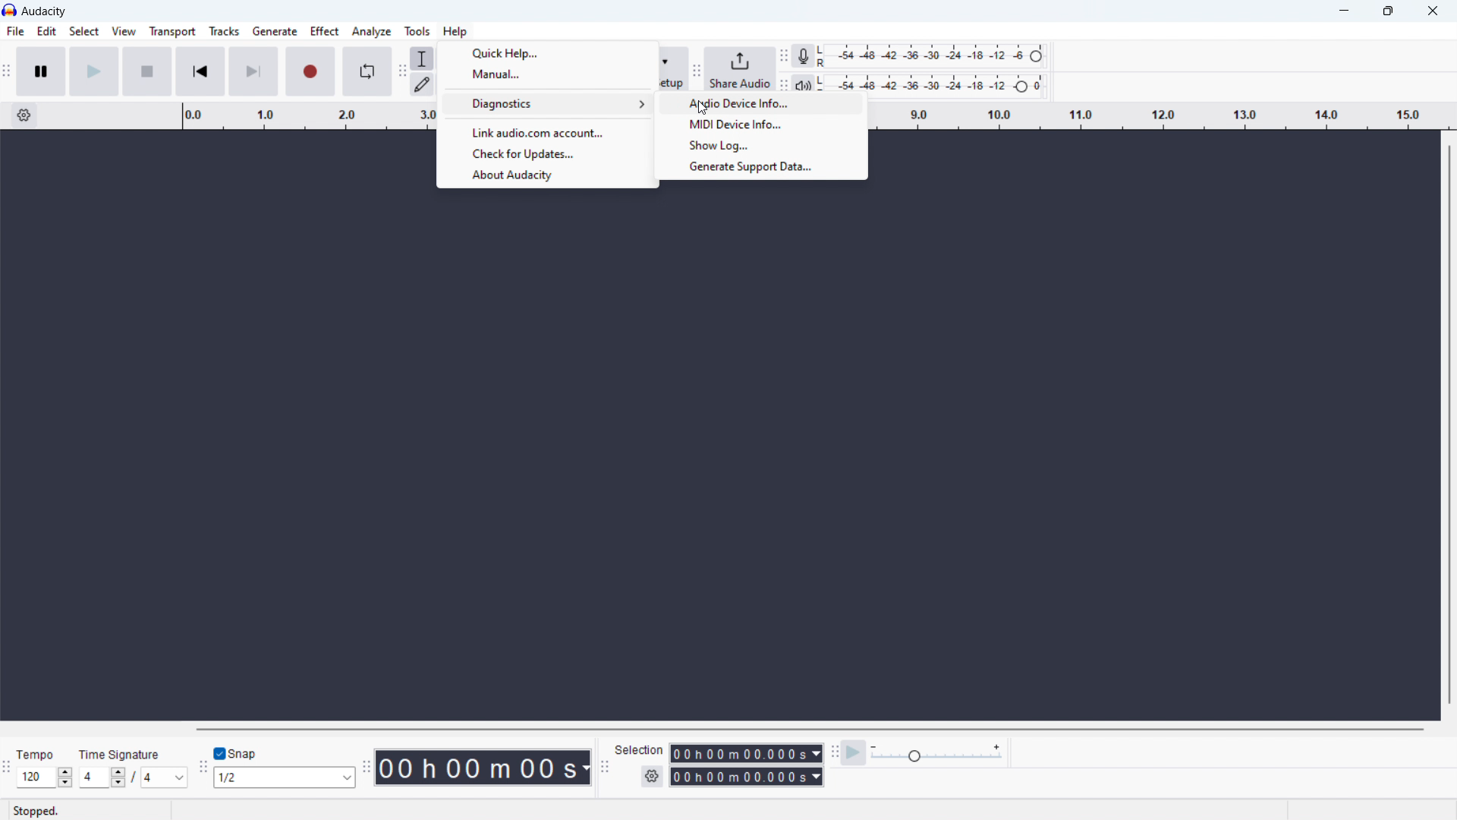 The width and height of the screenshot is (1457, 820). Describe the element at coordinates (701, 68) in the screenshot. I see `share audio toolbar` at that location.